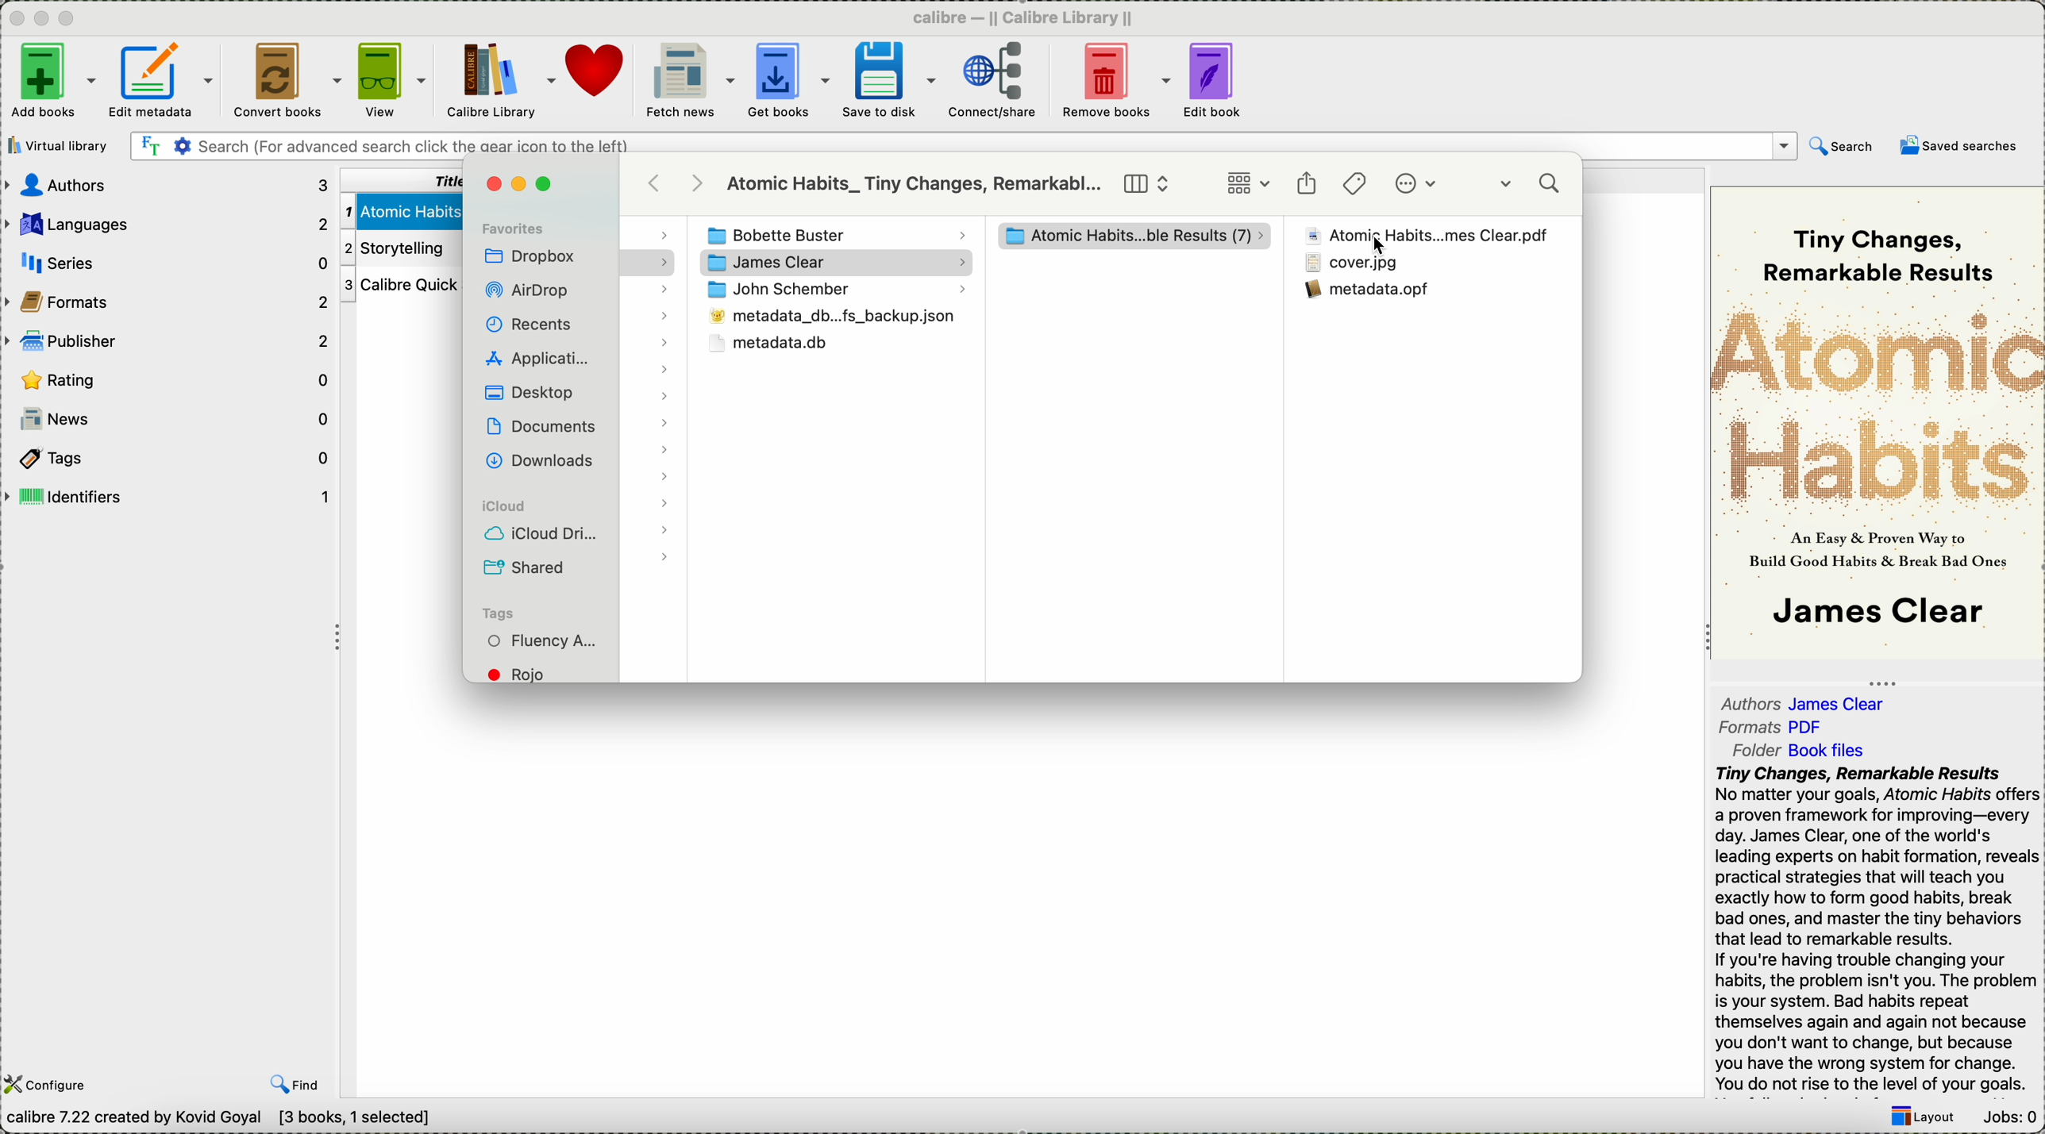 Image resolution: width=2045 pixels, height=1134 pixels. What do you see at coordinates (1374, 247) in the screenshot?
I see `Cursor` at bounding box center [1374, 247].